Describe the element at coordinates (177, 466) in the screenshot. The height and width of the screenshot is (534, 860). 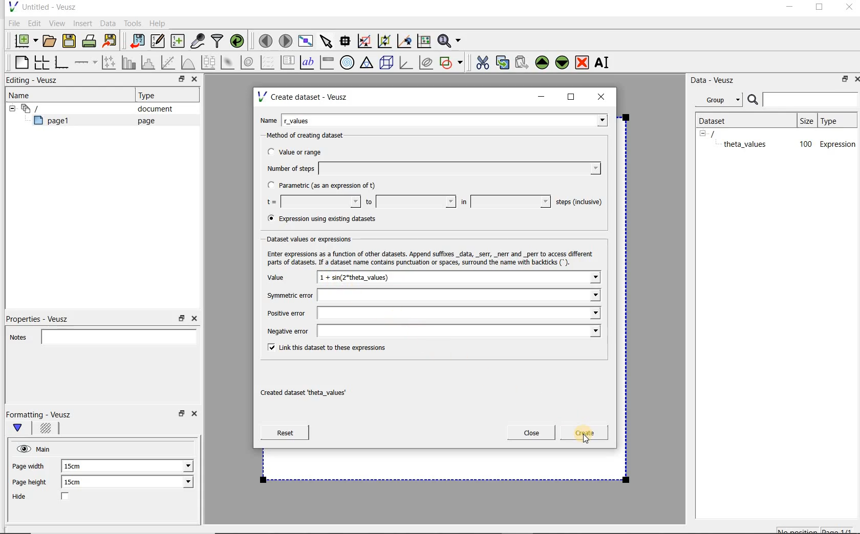
I see `Page width dropdown` at that location.